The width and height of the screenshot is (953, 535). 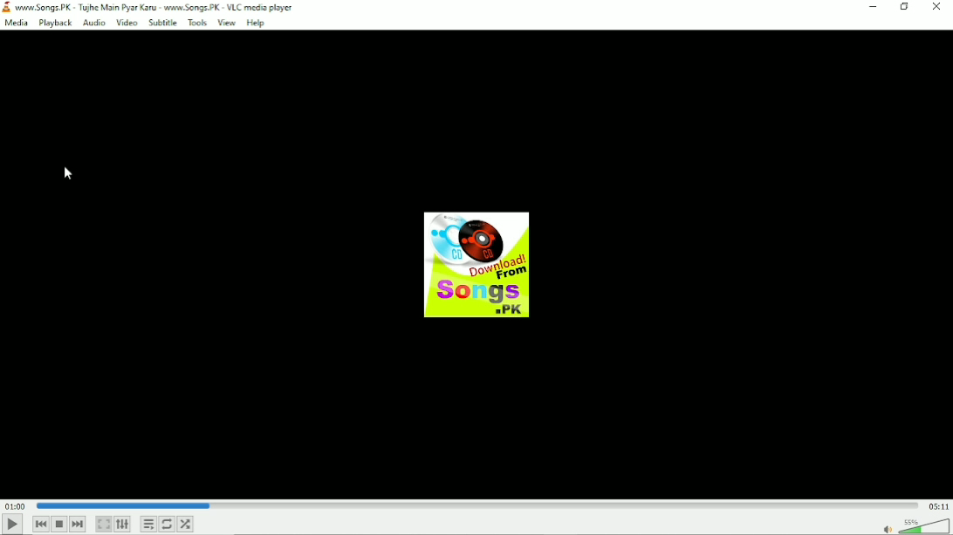 What do you see at coordinates (226, 23) in the screenshot?
I see `View` at bounding box center [226, 23].